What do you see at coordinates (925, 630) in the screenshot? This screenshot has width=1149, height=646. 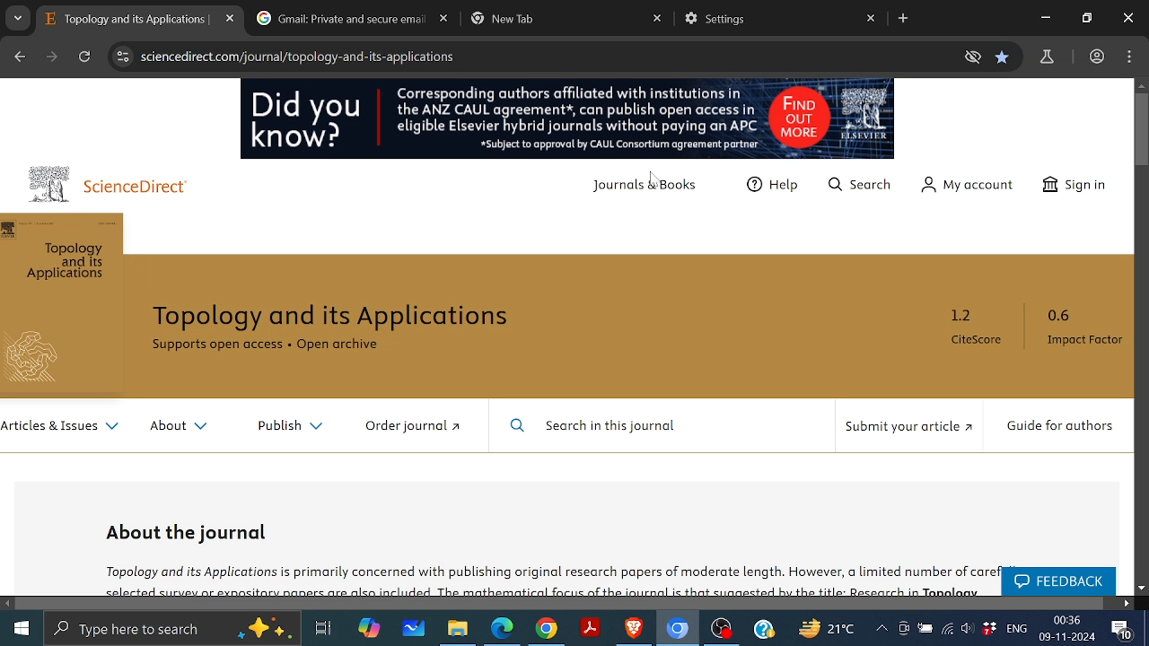 I see `battery` at bounding box center [925, 630].